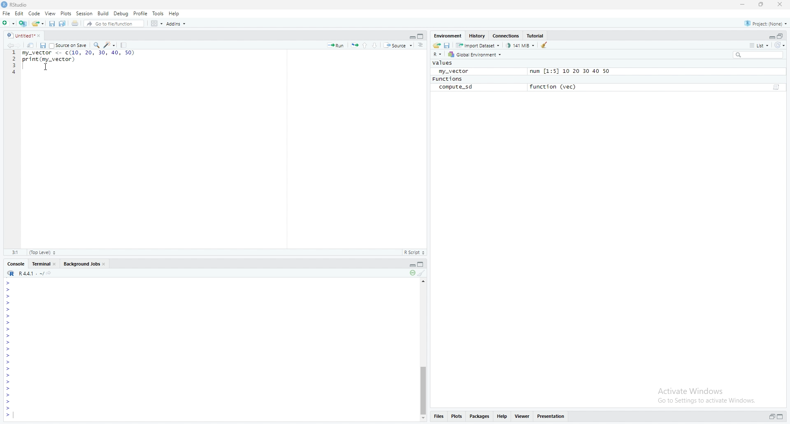 The image size is (790, 424). Describe the element at coordinates (42, 36) in the screenshot. I see `Close` at that location.